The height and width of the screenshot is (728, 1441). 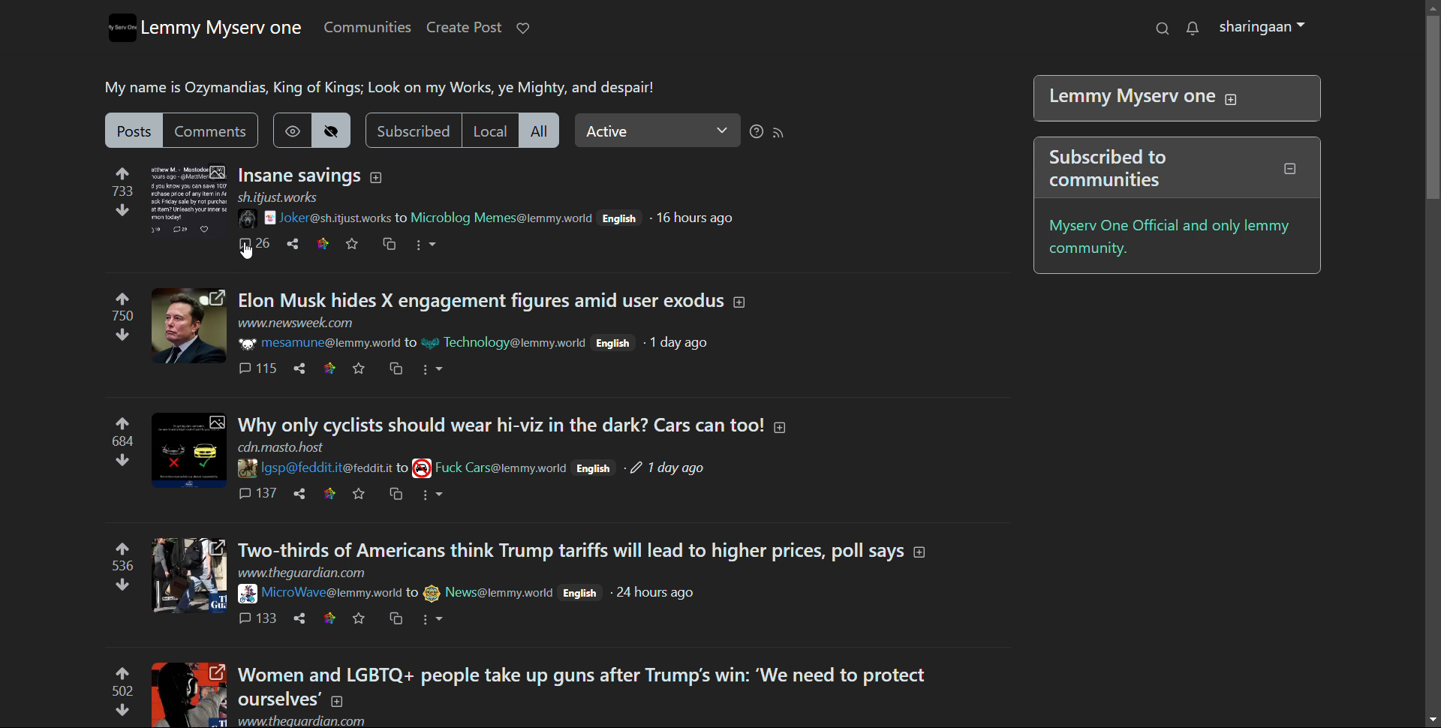 I want to click on crosspost, so click(x=394, y=368).